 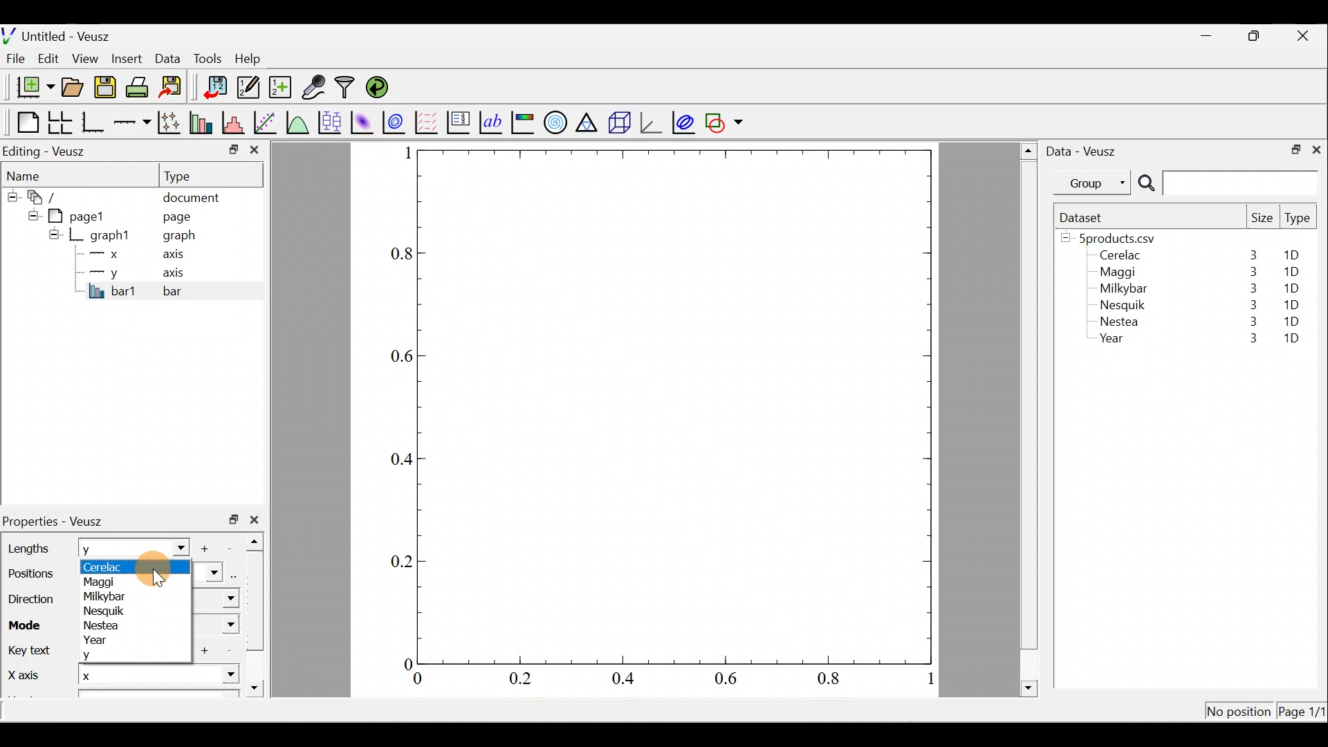 What do you see at coordinates (618, 122) in the screenshot?
I see `3d scene` at bounding box center [618, 122].